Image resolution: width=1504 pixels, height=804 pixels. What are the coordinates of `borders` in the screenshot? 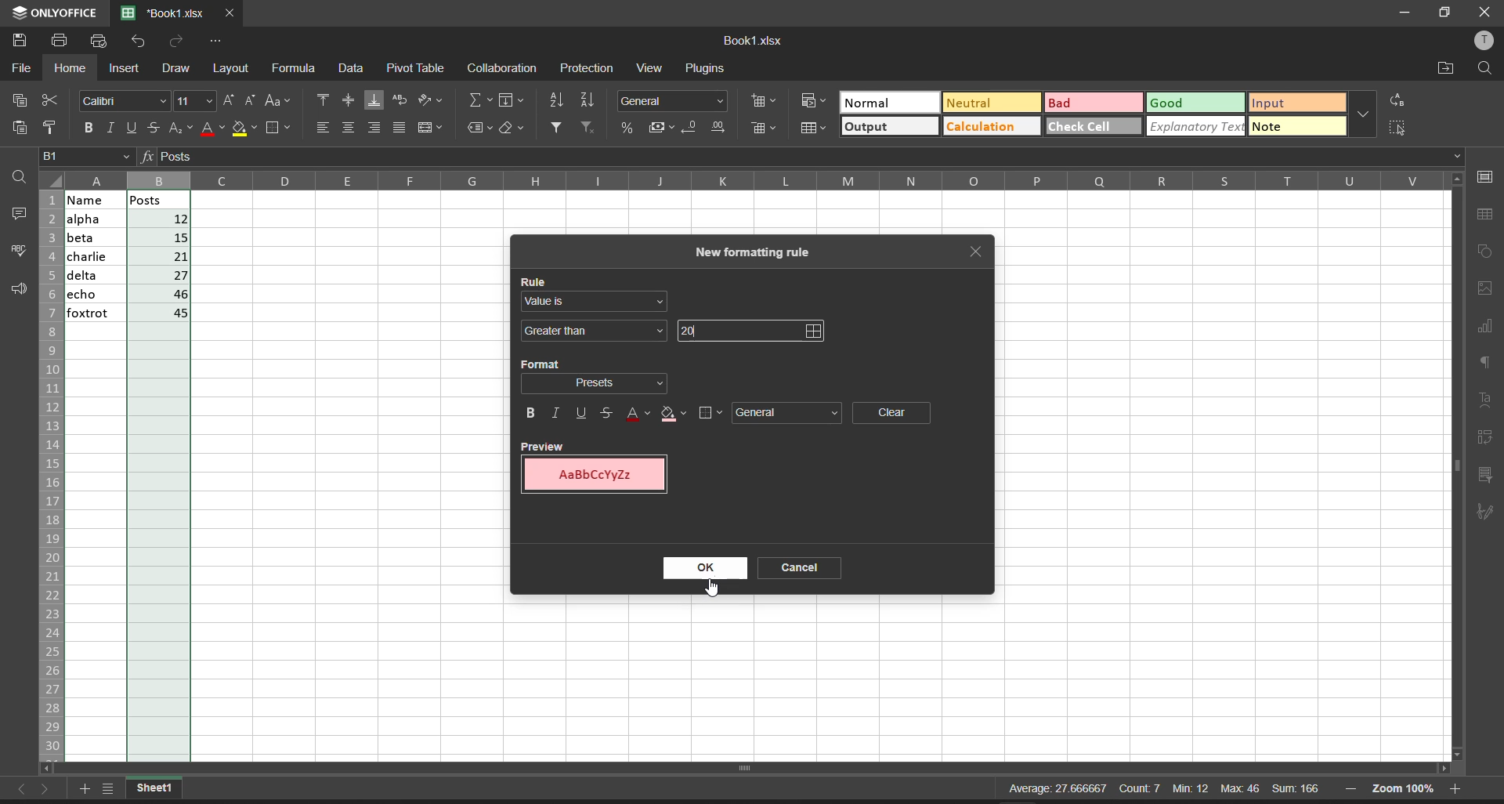 It's located at (278, 129).